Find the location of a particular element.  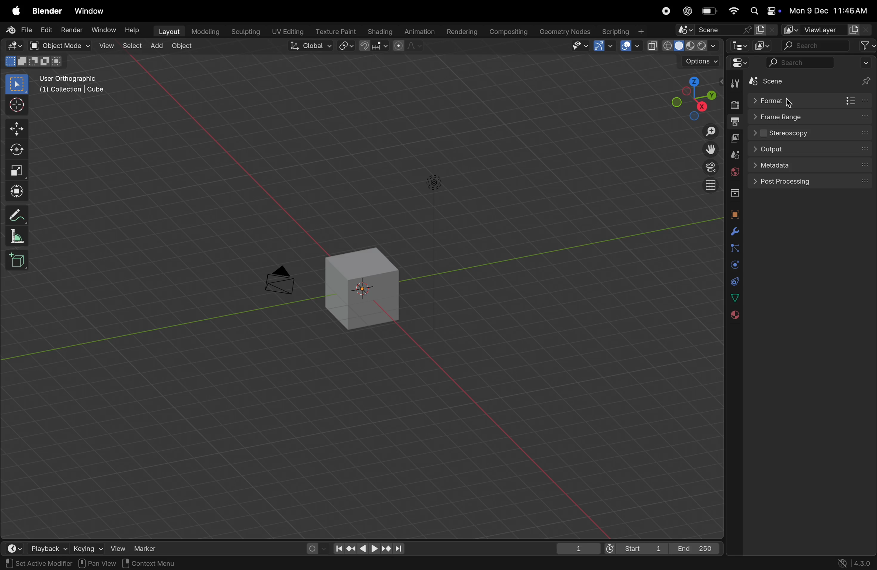

date is located at coordinates (733, 298).